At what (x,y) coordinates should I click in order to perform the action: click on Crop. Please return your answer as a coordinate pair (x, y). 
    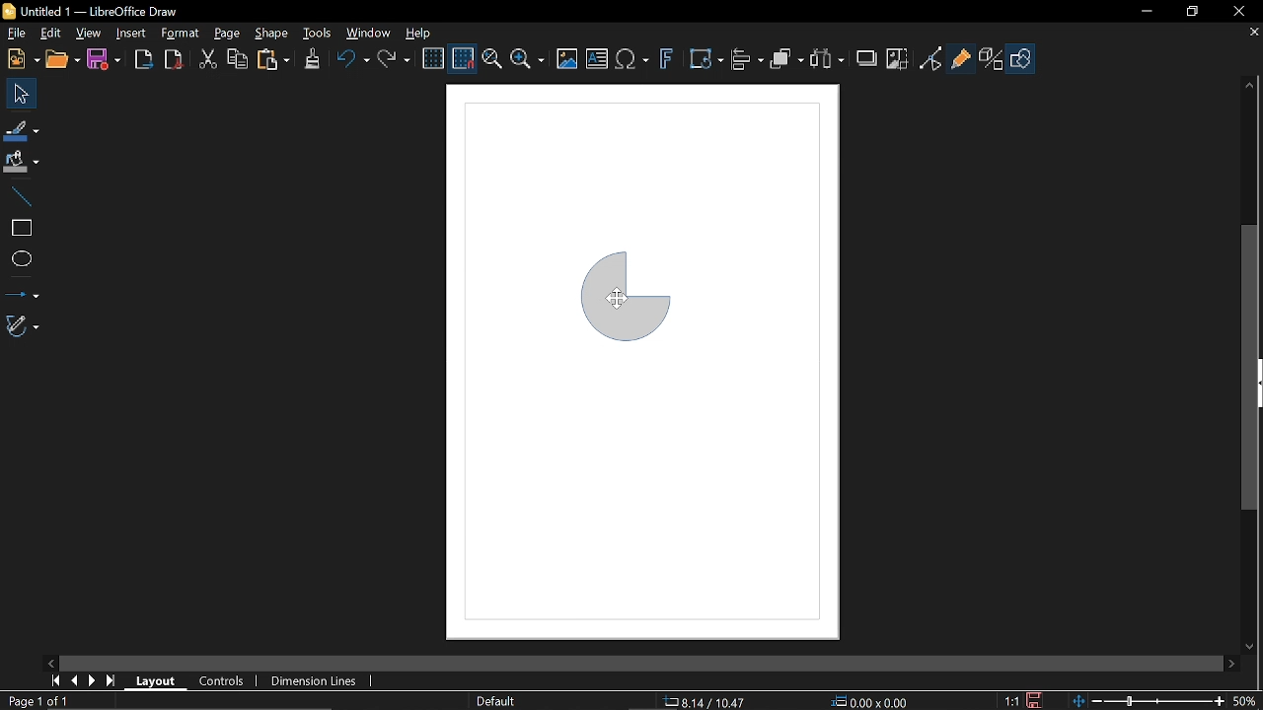
    Looking at the image, I should click on (897, 59).